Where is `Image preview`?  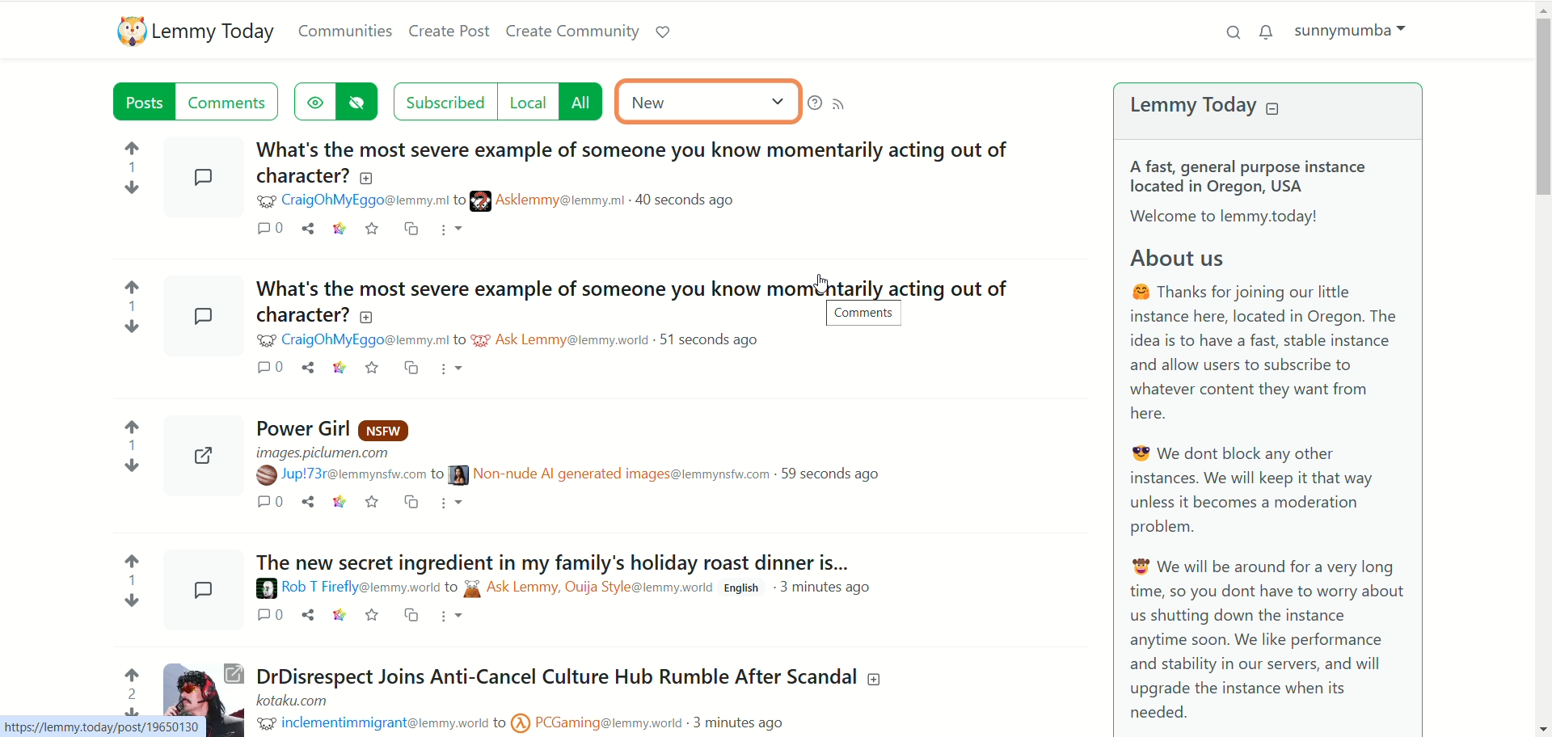
Image preview is located at coordinates (200, 449).